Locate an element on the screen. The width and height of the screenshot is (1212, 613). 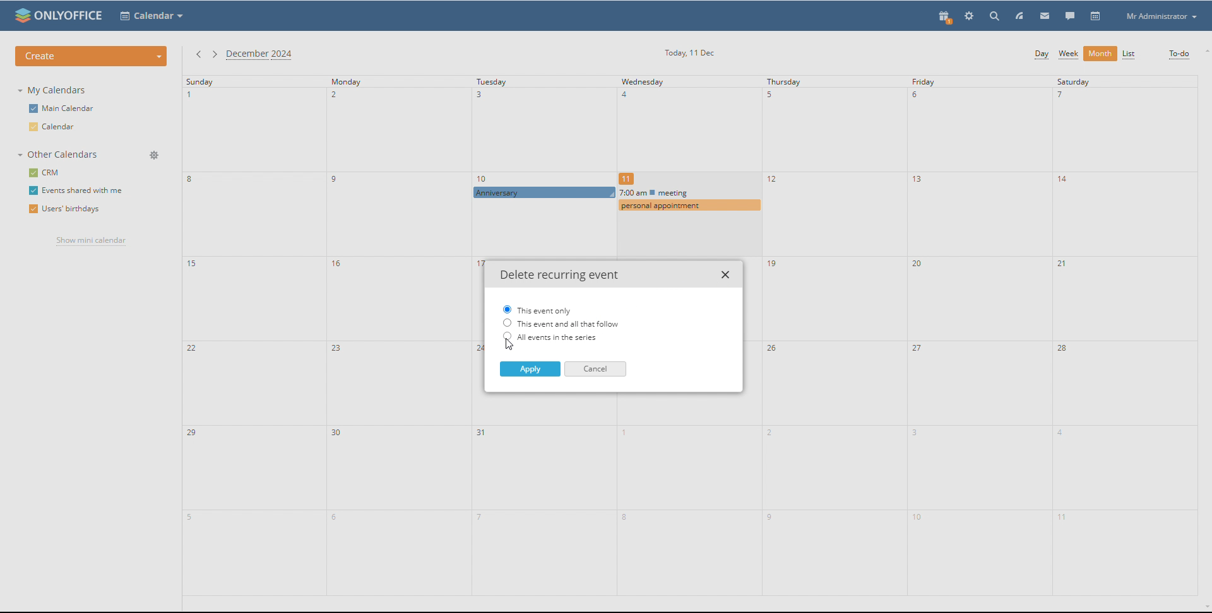
profile is located at coordinates (1160, 16).